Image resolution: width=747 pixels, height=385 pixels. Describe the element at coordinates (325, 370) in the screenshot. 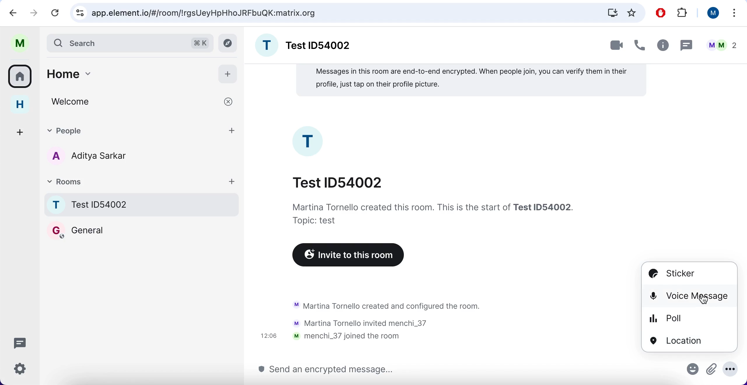

I see `send an encrypted message` at that location.